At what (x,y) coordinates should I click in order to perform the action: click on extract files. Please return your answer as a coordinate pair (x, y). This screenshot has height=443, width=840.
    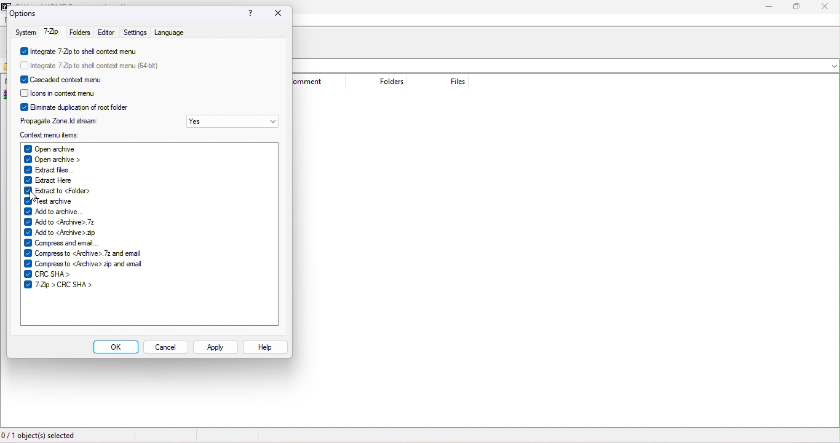
    Looking at the image, I should click on (61, 169).